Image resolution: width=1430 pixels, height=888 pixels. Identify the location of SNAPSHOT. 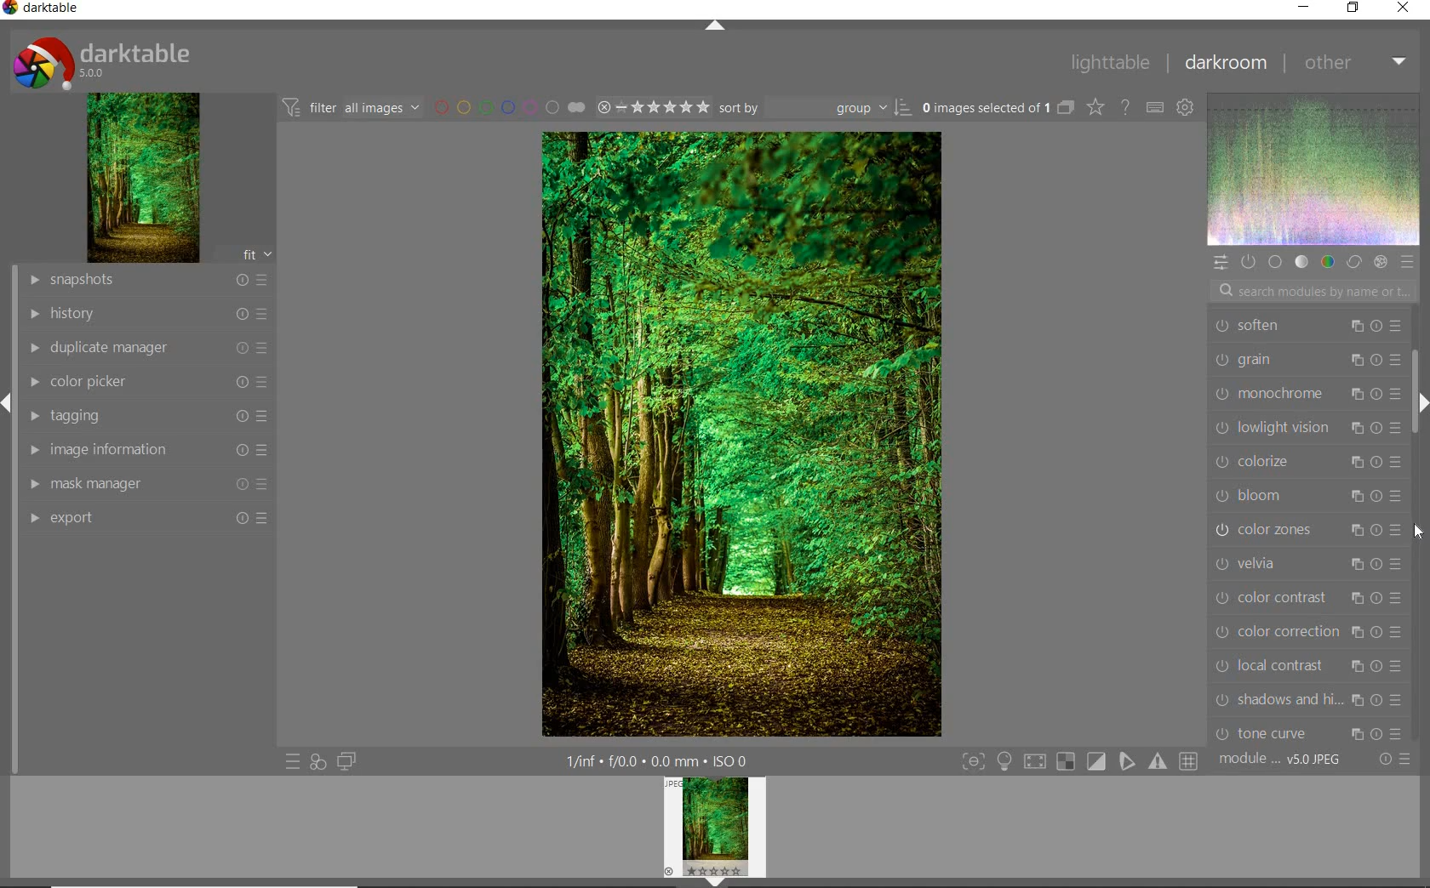
(147, 279).